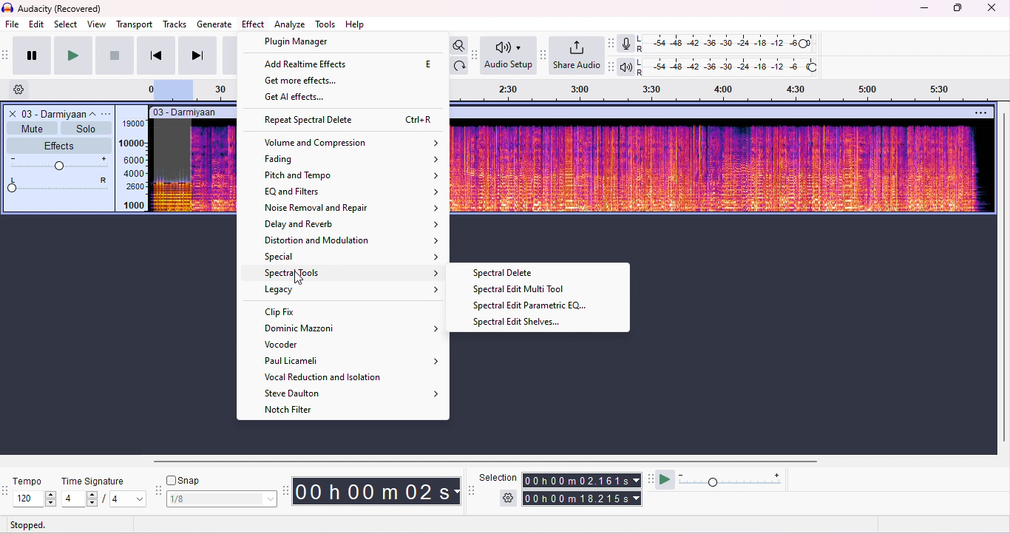 The width and height of the screenshot is (1010, 534). Describe the element at coordinates (159, 489) in the screenshot. I see `snap tool bar` at that location.